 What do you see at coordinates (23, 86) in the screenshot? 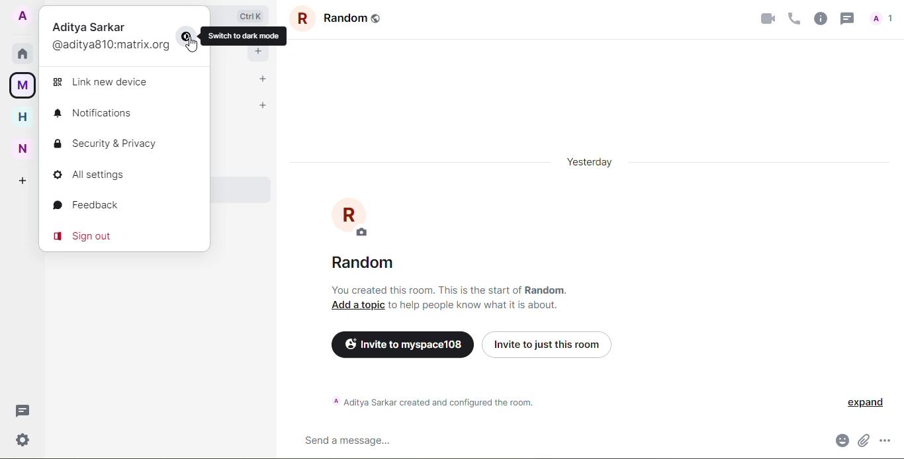
I see `myspace` at bounding box center [23, 86].